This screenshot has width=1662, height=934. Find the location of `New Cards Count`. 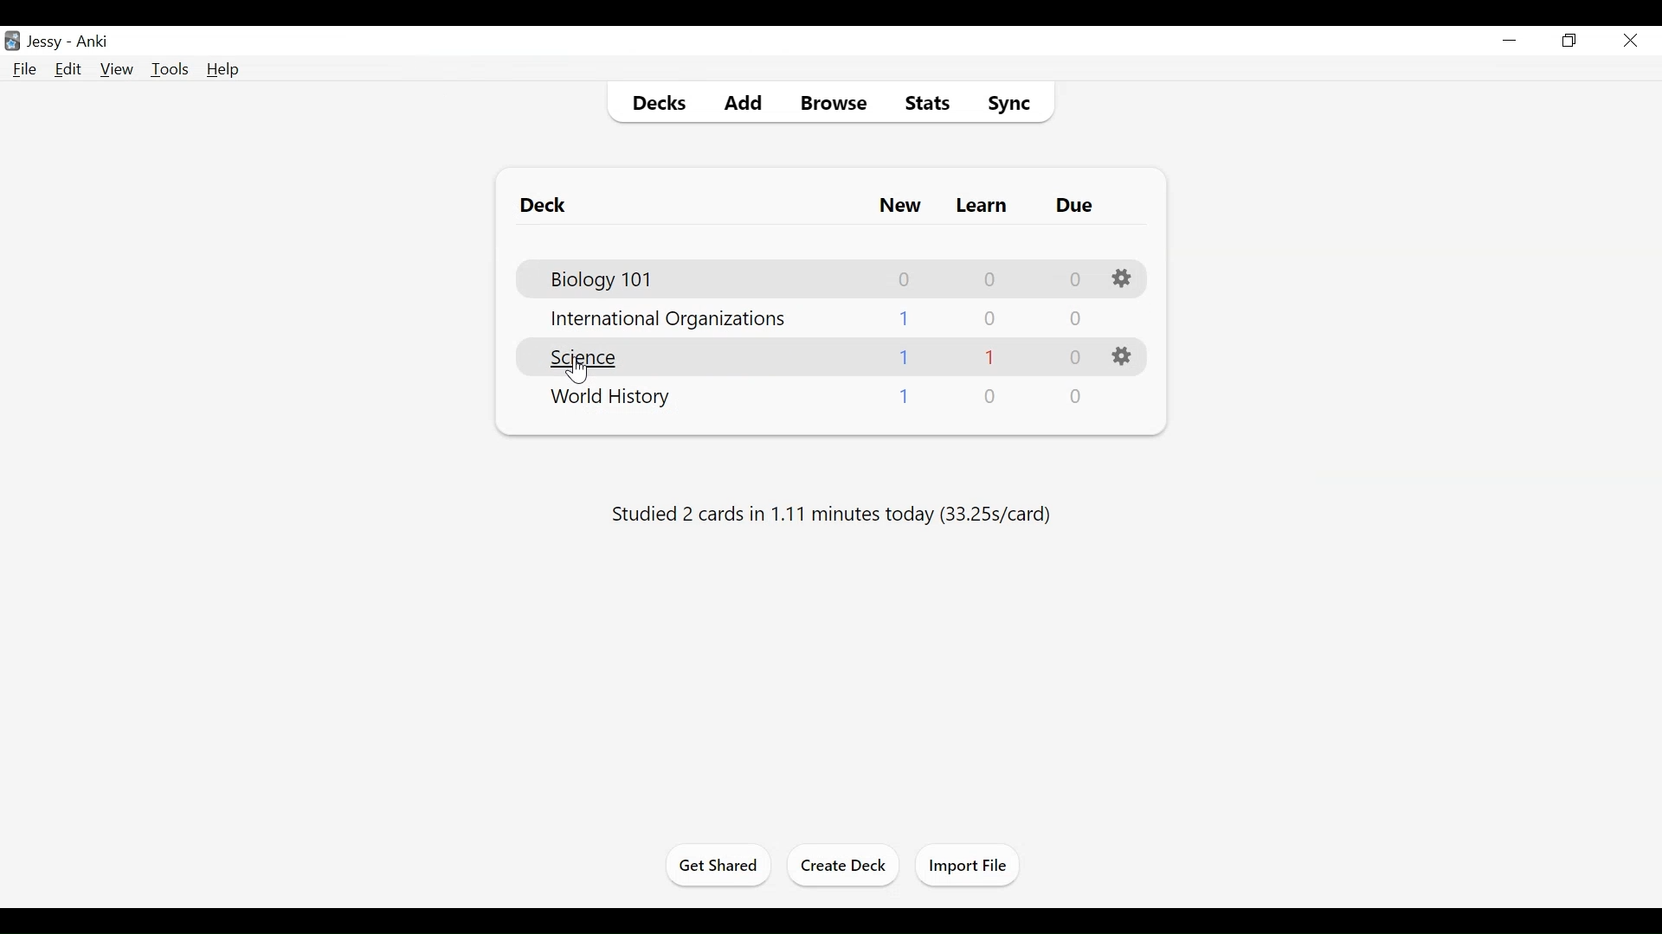

New Cards Count is located at coordinates (905, 398).